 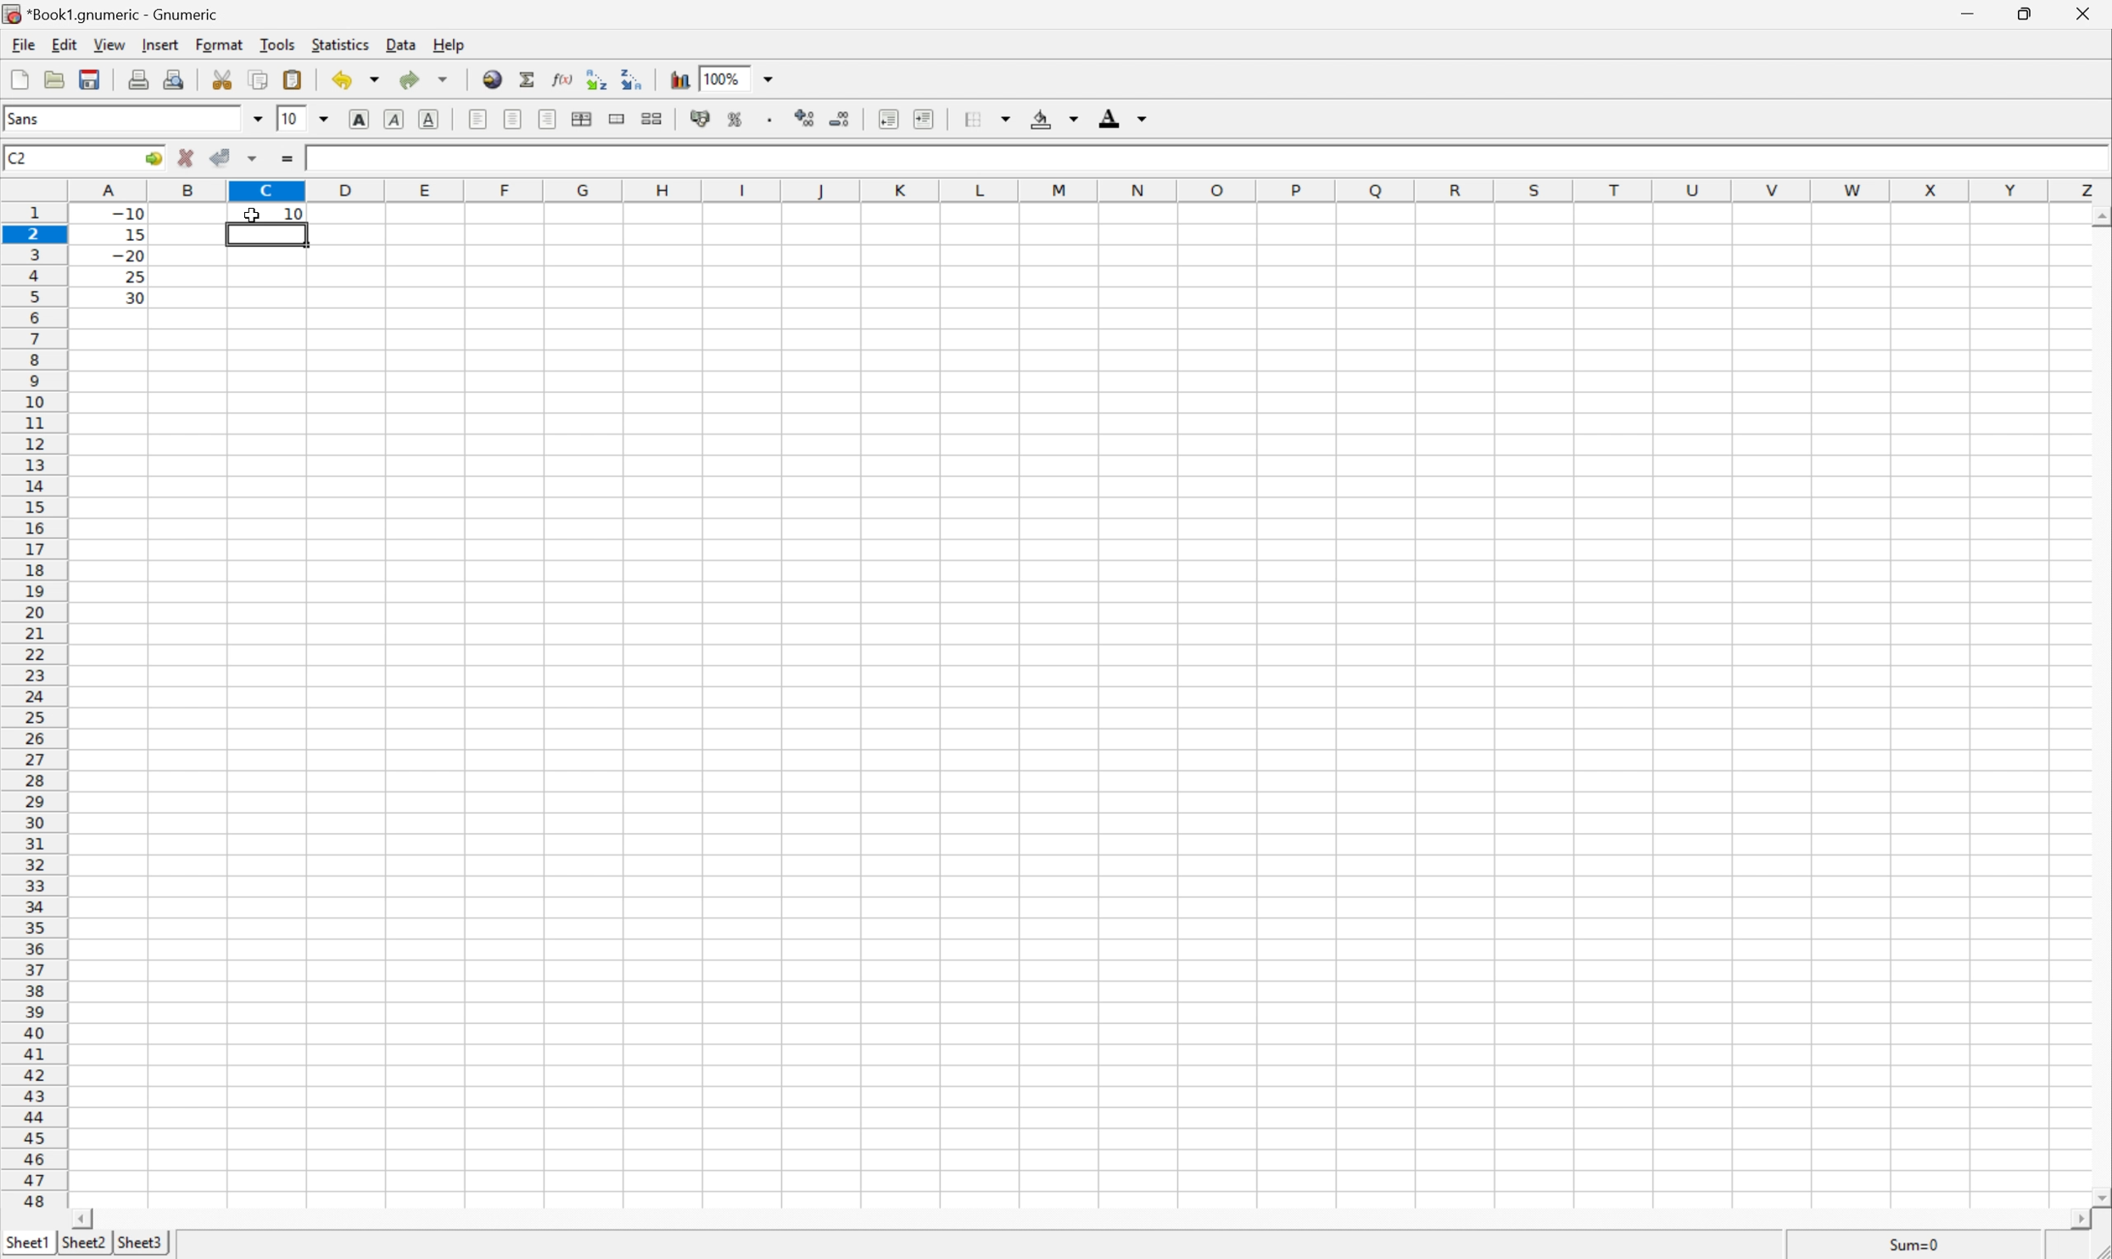 I want to click on -10, so click(x=128, y=211).